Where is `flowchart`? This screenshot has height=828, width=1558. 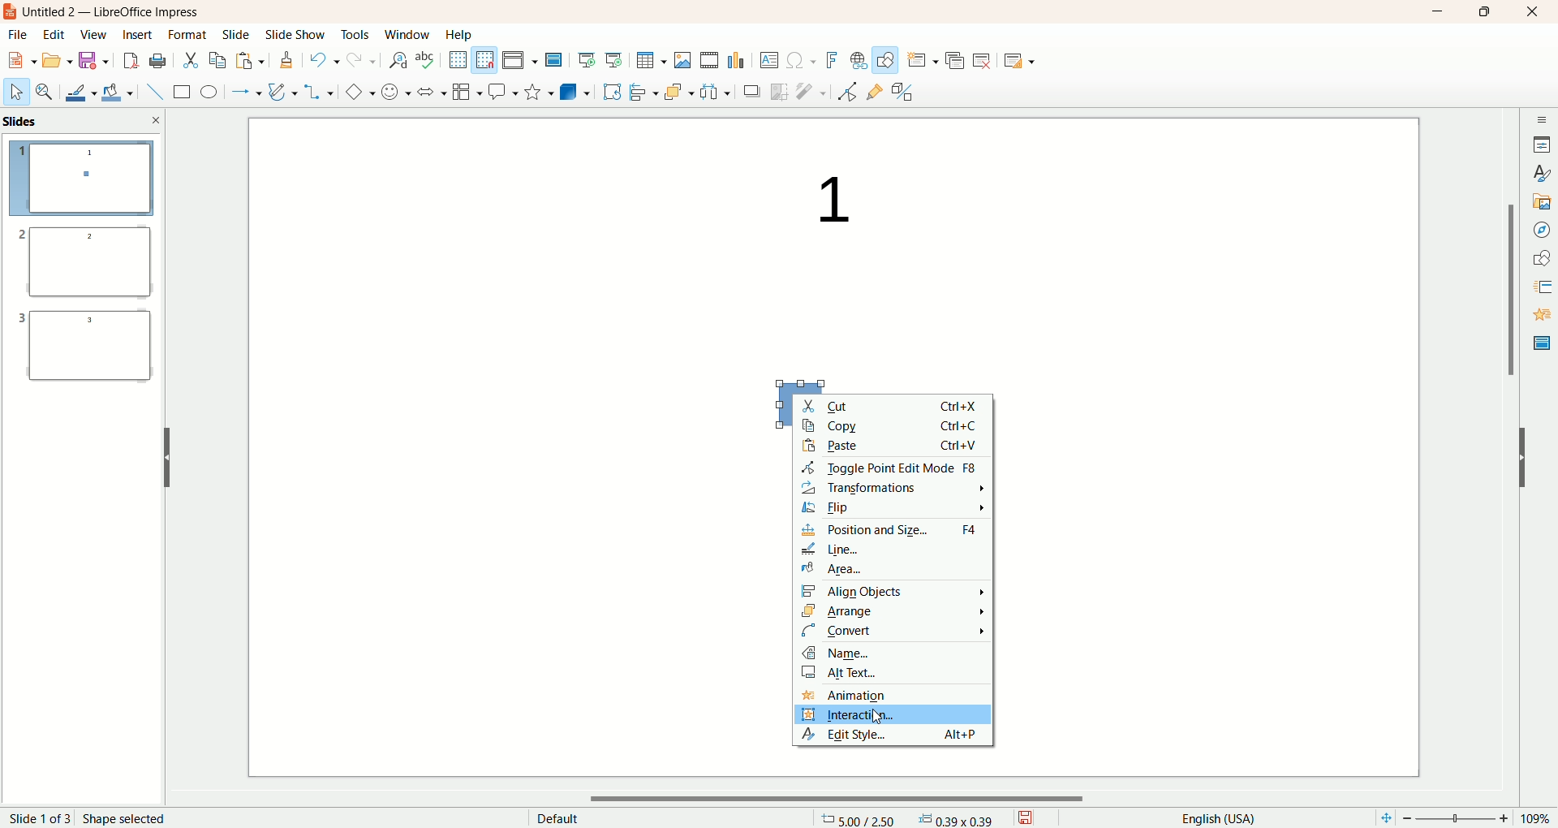 flowchart is located at coordinates (464, 93).